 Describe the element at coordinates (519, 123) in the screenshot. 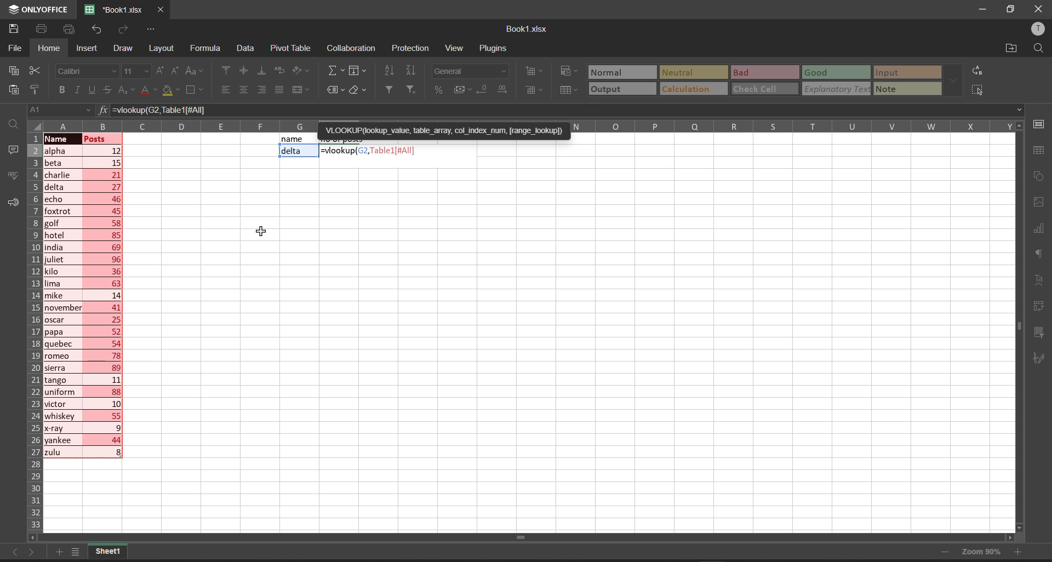

I see `column names` at that location.